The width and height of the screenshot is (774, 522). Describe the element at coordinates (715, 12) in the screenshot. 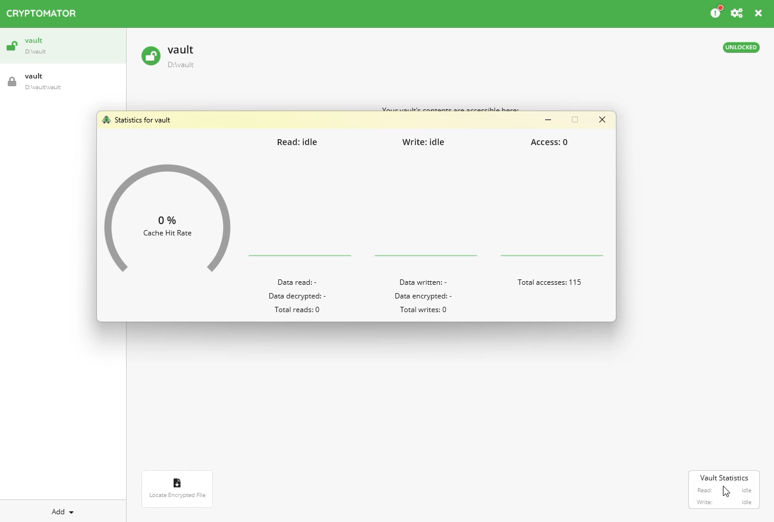

I see `info` at that location.